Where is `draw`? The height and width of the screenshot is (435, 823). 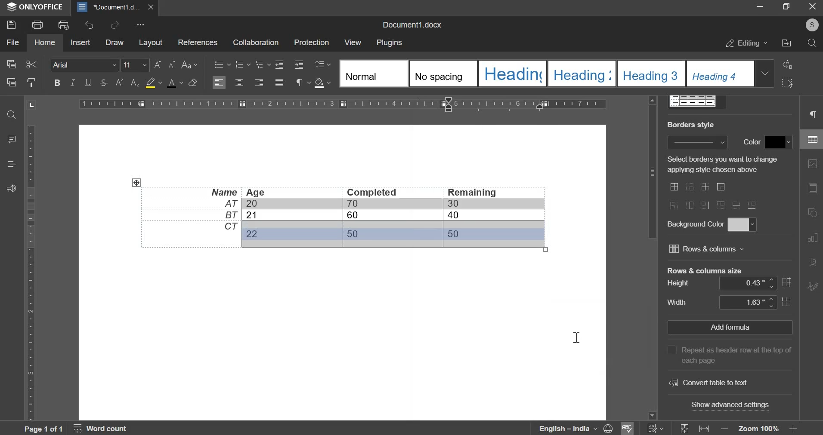 draw is located at coordinates (114, 42).